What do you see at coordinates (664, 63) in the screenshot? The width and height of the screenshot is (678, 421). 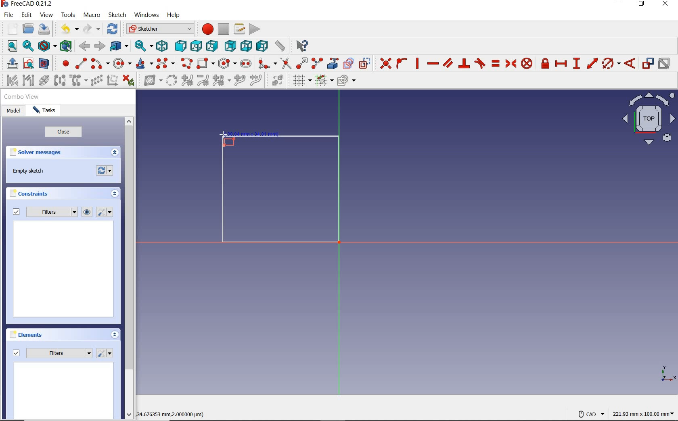 I see `activate or deactivate constraint` at bounding box center [664, 63].